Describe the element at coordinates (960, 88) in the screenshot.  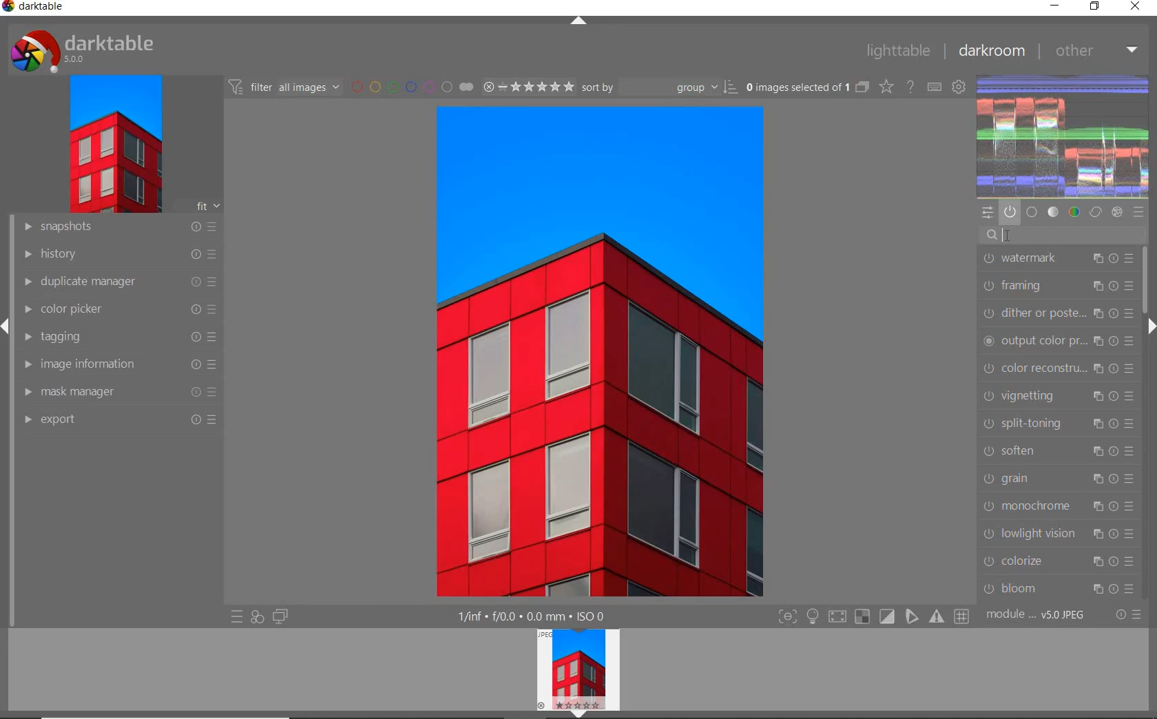
I see `show global preferences` at that location.